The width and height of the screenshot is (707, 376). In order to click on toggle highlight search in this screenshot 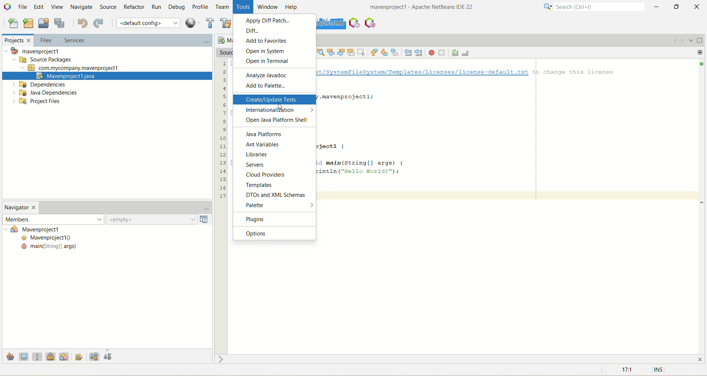, I will do `click(351, 53)`.